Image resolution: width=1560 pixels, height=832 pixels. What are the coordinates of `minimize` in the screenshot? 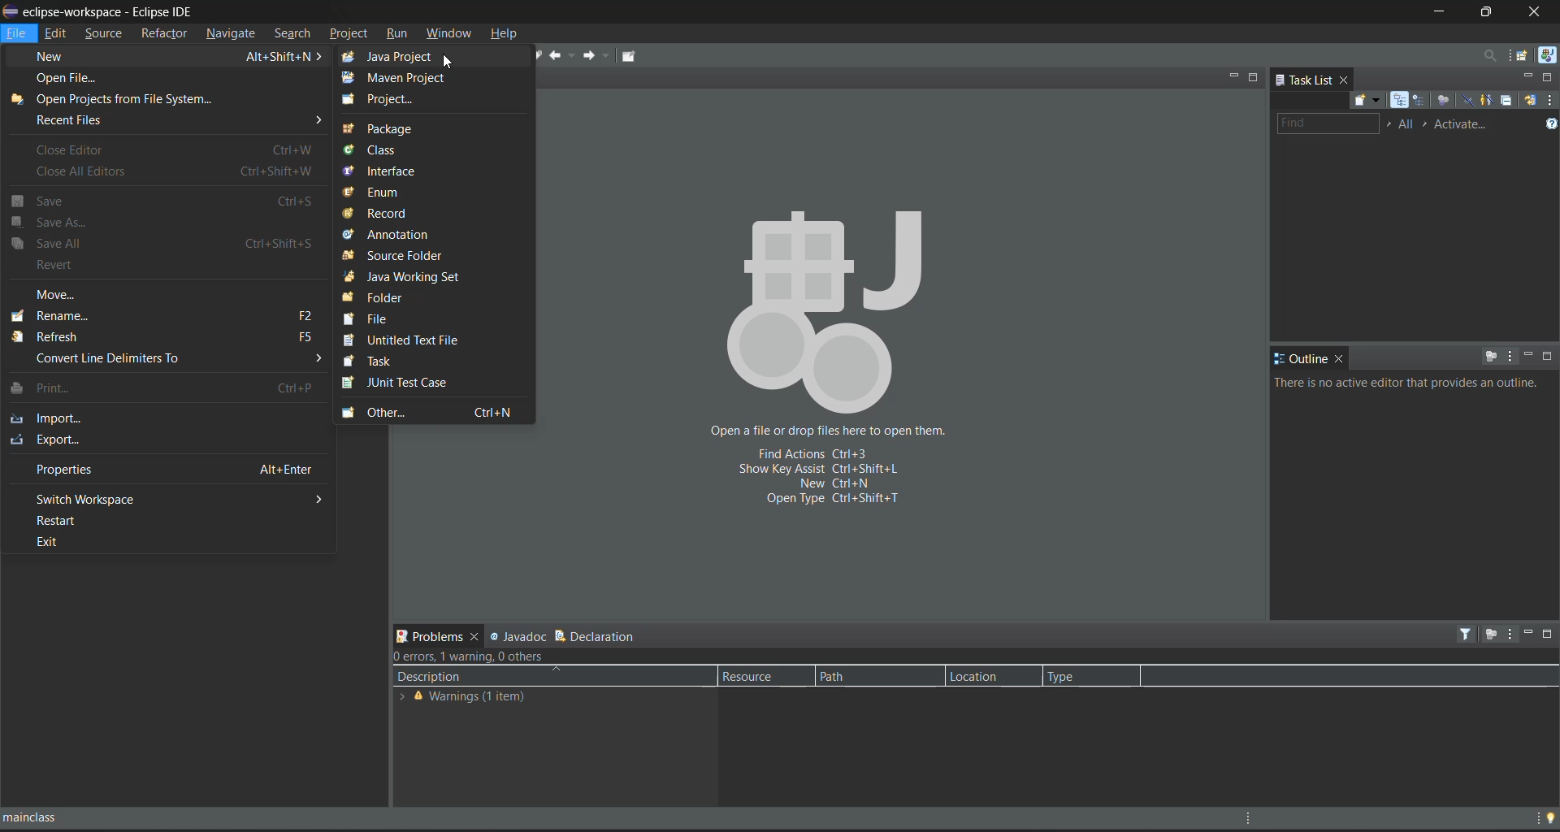 It's located at (1527, 357).